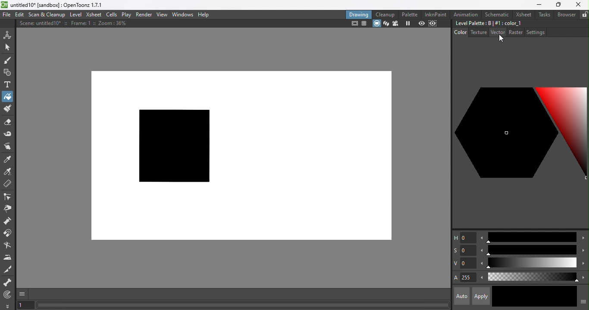  What do you see at coordinates (9, 34) in the screenshot?
I see `Animate tool` at bounding box center [9, 34].